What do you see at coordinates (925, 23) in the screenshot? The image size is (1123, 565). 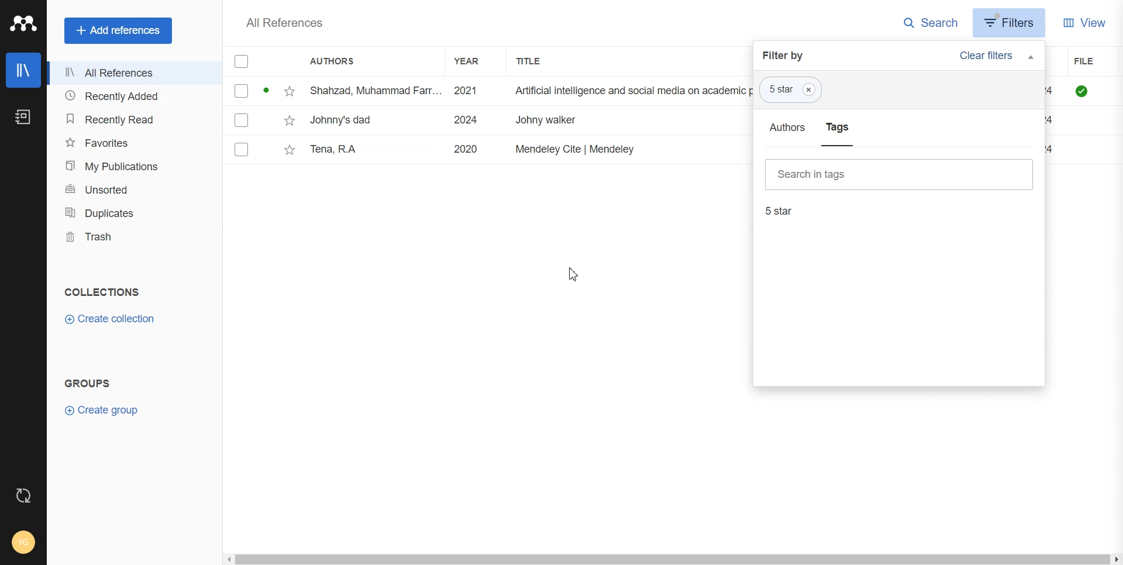 I see `Search` at bounding box center [925, 23].